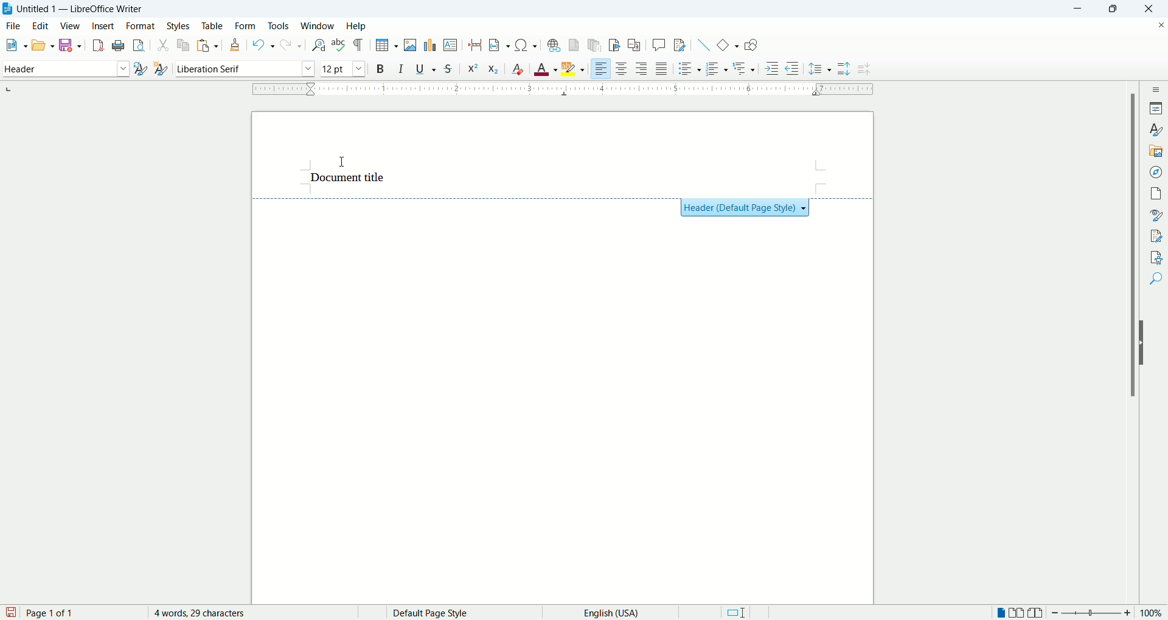  Describe the element at coordinates (1092, 613) in the screenshot. I see `zoom bar` at that location.